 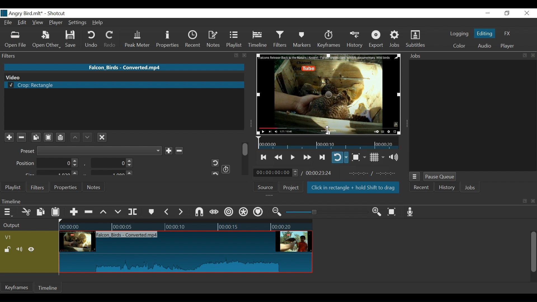 What do you see at coordinates (124, 85) in the screenshot?
I see `Crop Rectangle` at bounding box center [124, 85].